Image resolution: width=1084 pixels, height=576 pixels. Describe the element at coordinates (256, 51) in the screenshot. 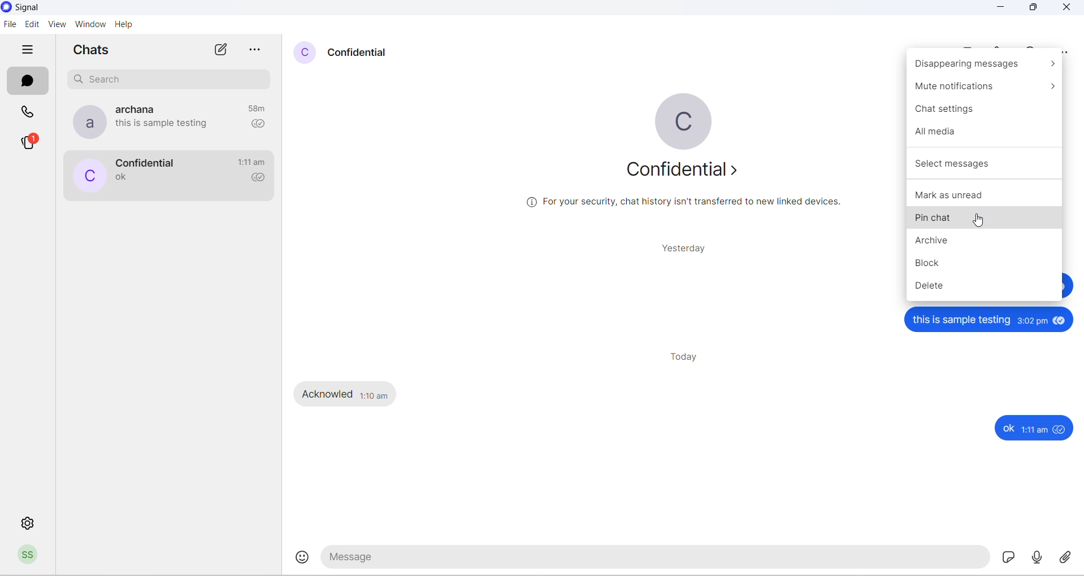

I see `options` at that location.